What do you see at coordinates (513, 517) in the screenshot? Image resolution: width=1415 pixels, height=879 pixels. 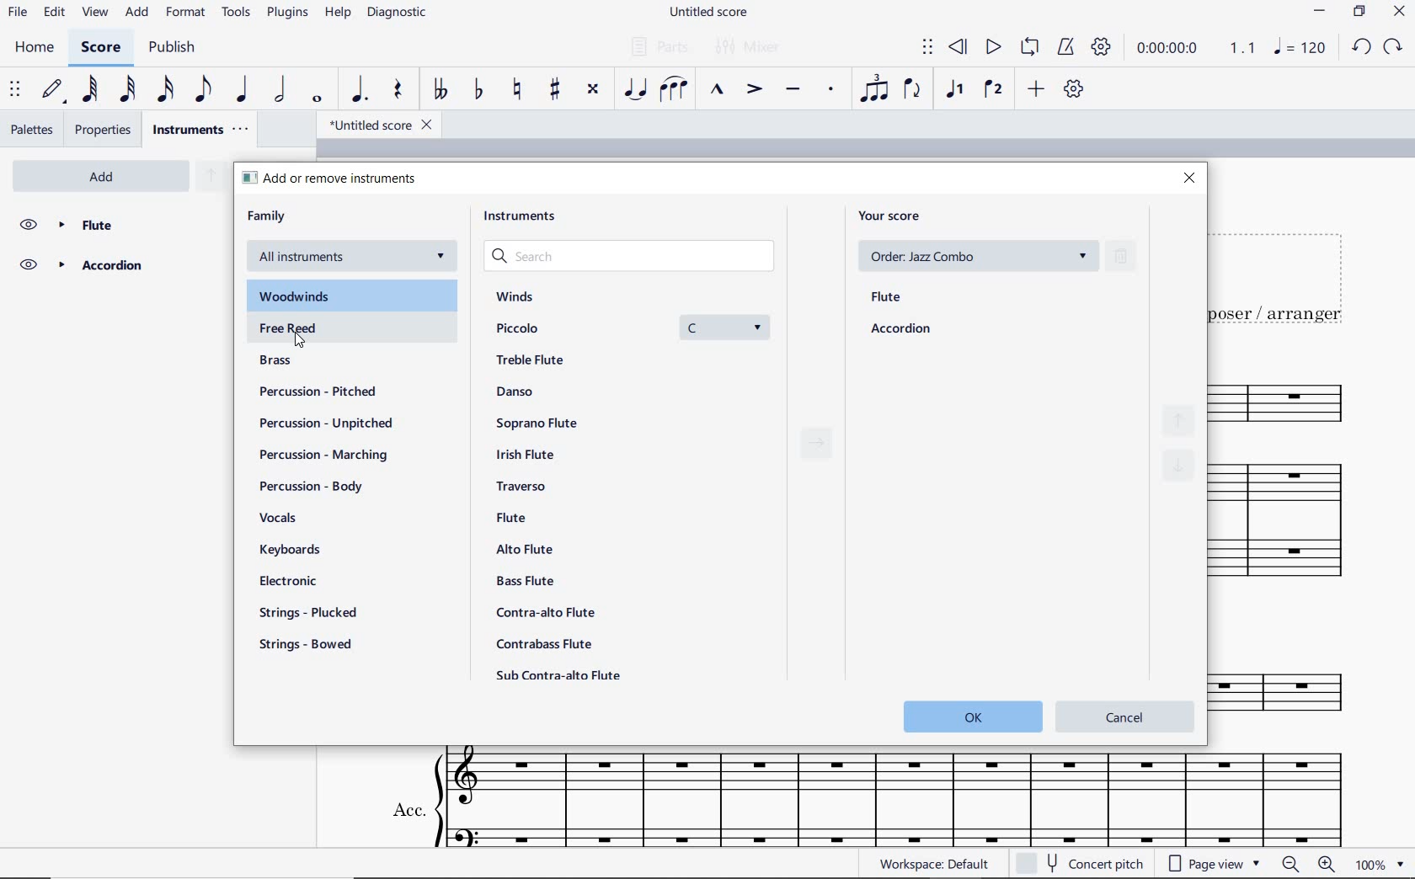 I see `flute` at bounding box center [513, 517].